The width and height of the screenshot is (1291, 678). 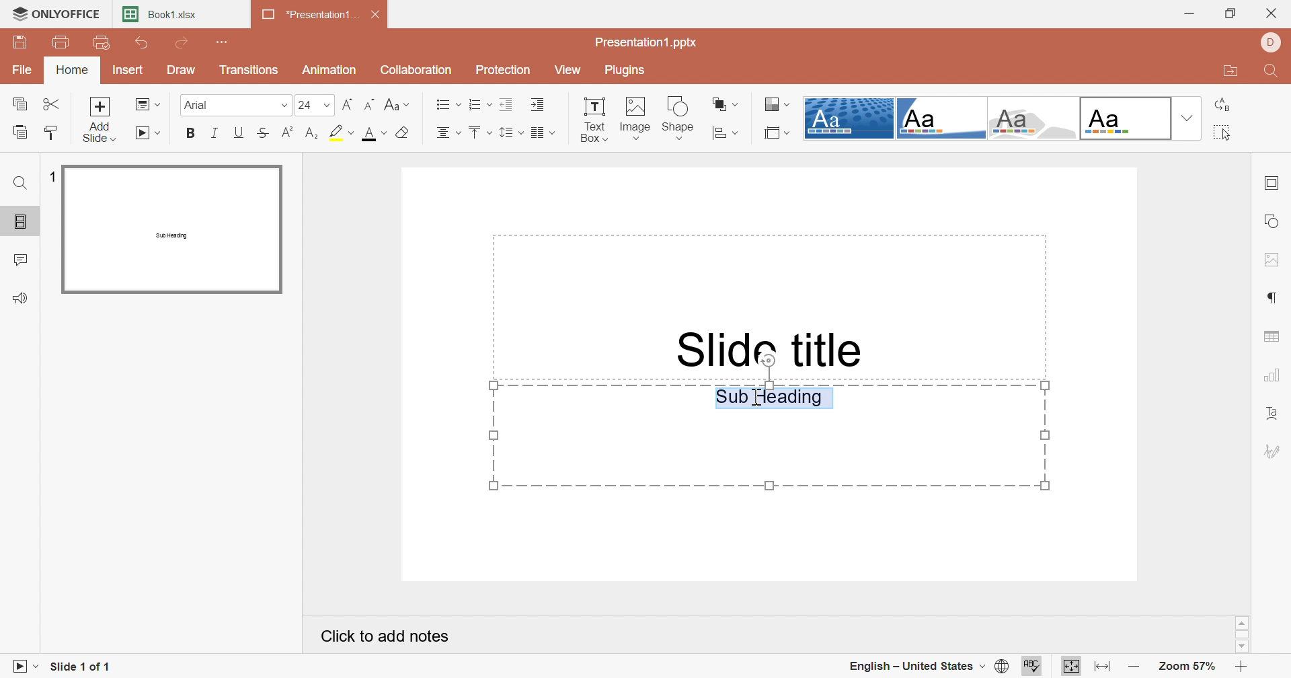 I want to click on Subscript, so click(x=313, y=133).